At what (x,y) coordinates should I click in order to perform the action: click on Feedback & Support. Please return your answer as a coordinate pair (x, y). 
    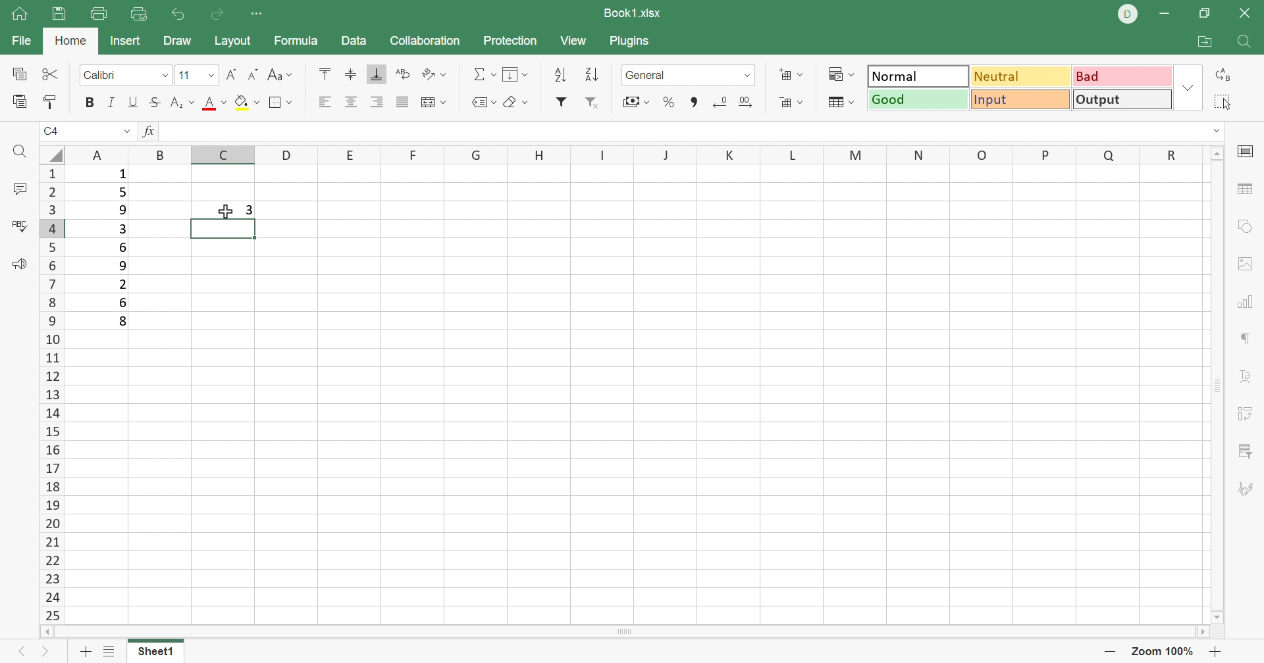
    Looking at the image, I should click on (20, 264).